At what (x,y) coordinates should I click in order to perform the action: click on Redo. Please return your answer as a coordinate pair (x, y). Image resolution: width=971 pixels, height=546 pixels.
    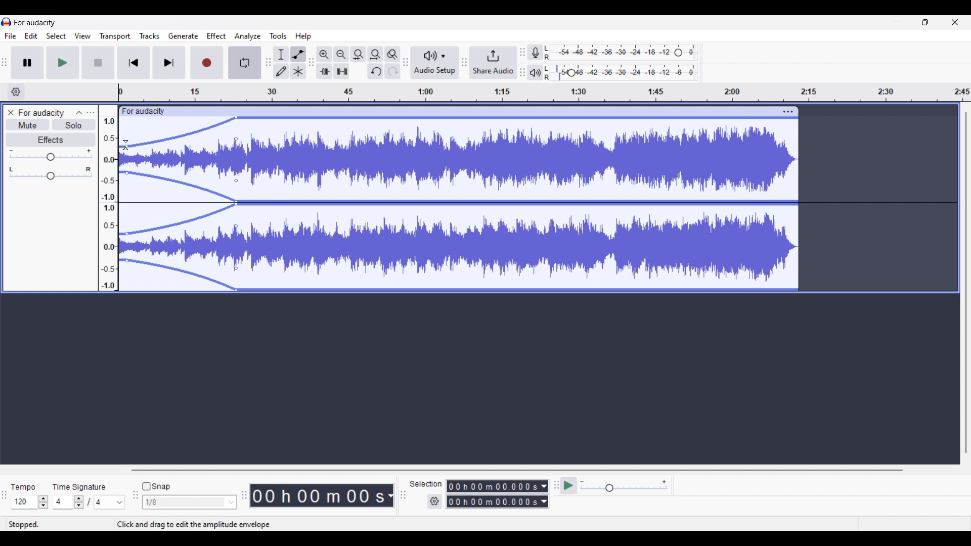
    Looking at the image, I should click on (393, 71).